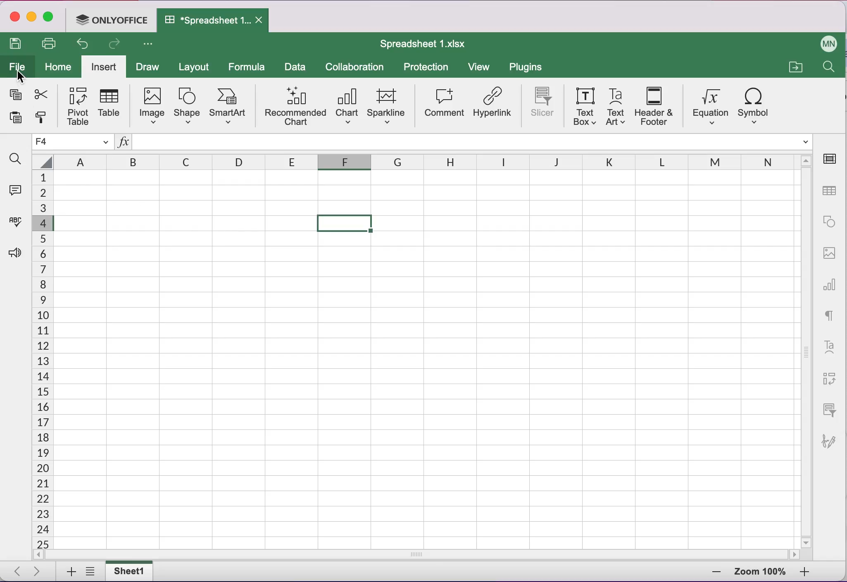 The image size is (847, 582). What do you see at coordinates (809, 572) in the screenshot?
I see `zoom in` at bounding box center [809, 572].